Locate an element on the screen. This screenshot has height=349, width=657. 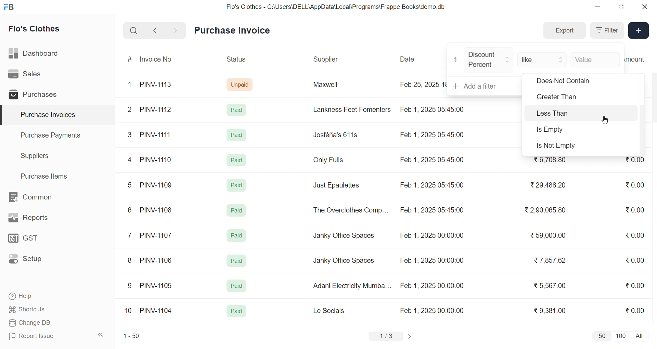
logo is located at coordinates (11, 8).